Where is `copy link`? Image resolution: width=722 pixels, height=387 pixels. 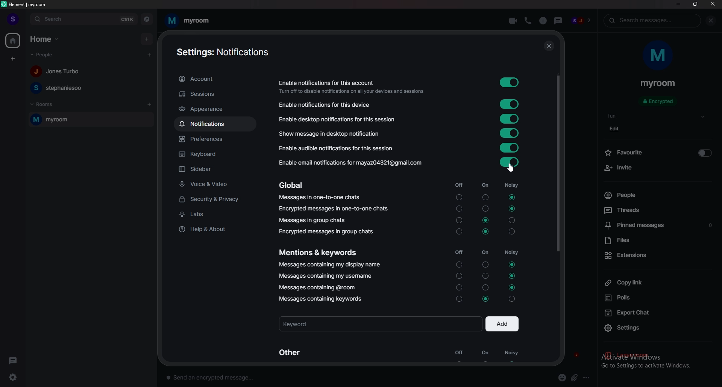
copy link is located at coordinates (657, 282).